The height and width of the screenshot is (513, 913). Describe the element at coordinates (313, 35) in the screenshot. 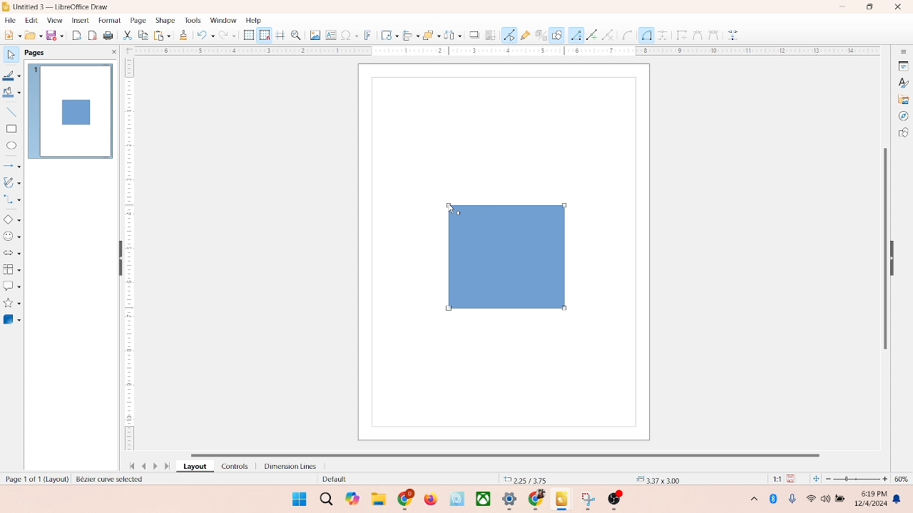

I see `image` at that location.